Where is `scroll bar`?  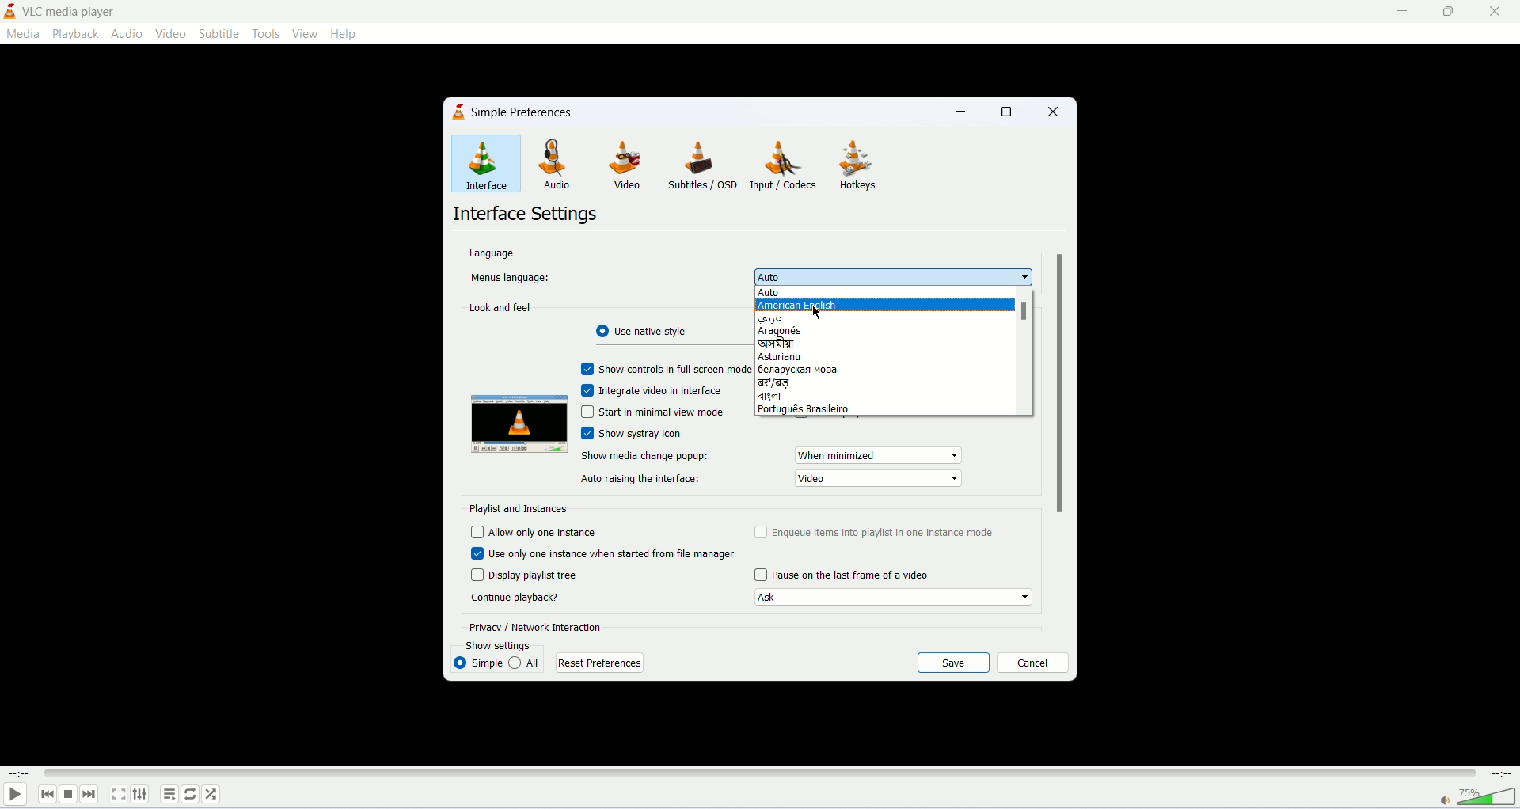 scroll bar is located at coordinates (1058, 382).